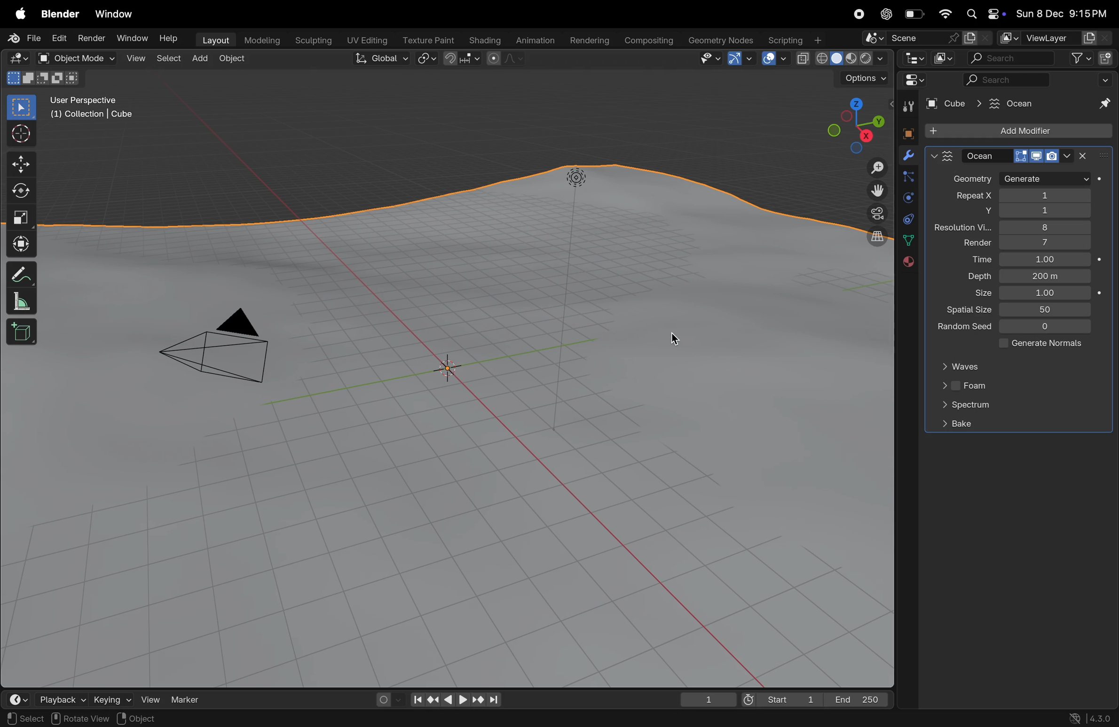 This screenshot has height=727, width=1119. I want to click on view points, so click(854, 124).